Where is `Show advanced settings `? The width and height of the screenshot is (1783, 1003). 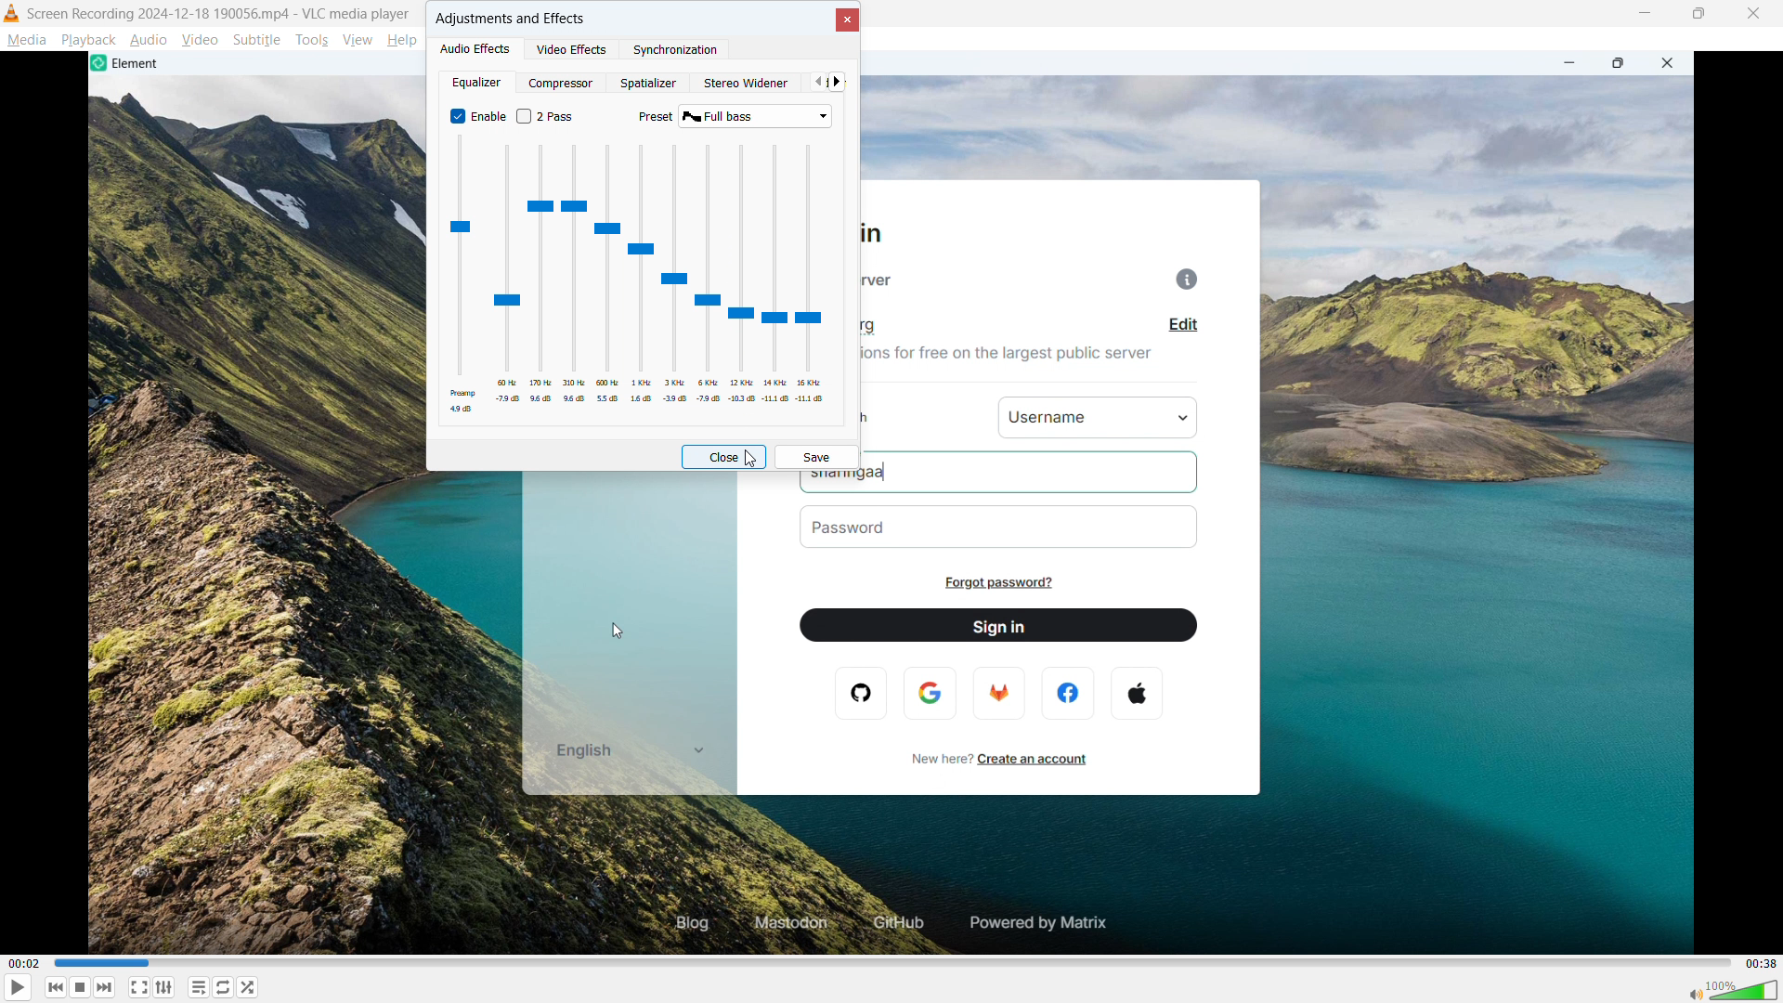
Show advanced settings  is located at coordinates (170, 988).